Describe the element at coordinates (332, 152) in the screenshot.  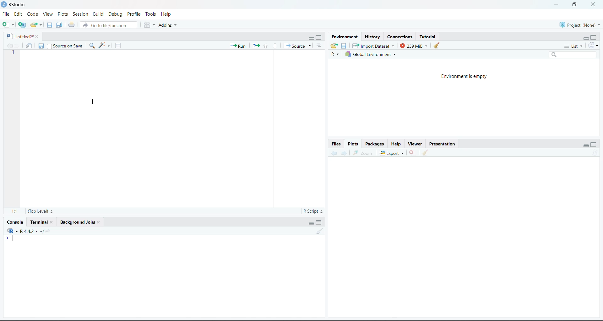
I see `Go back to the previous source location (Ctrl + F9)` at that location.